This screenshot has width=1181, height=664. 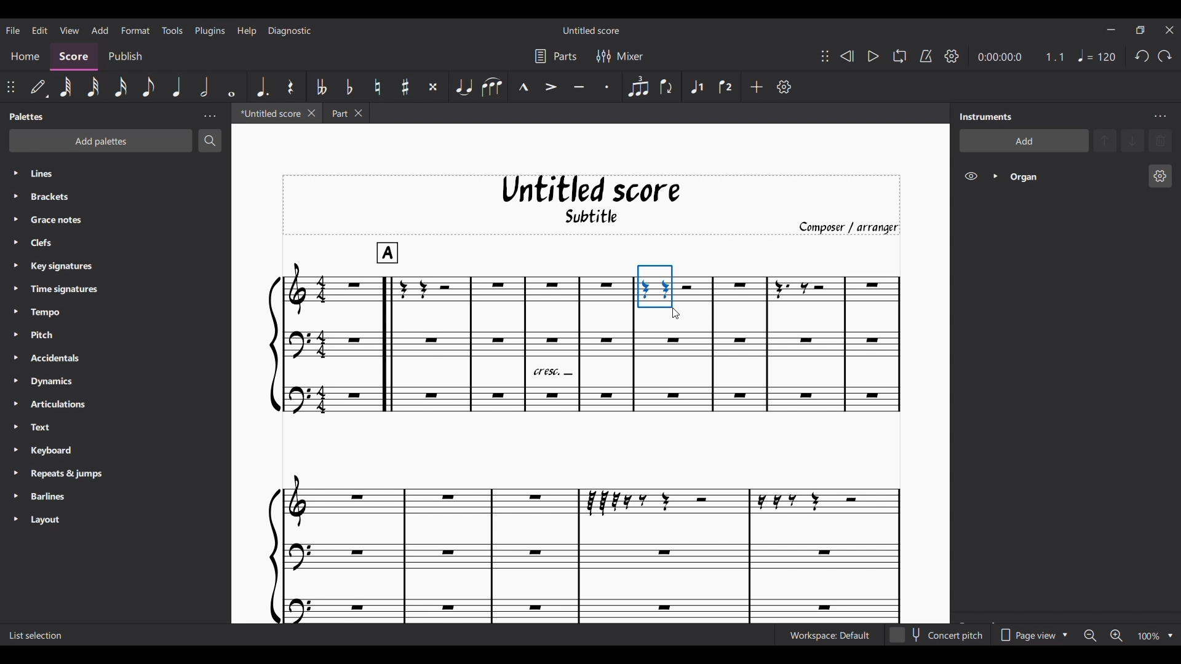 What do you see at coordinates (666, 87) in the screenshot?
I see `Flip direction` at bounding box center [666, 87].